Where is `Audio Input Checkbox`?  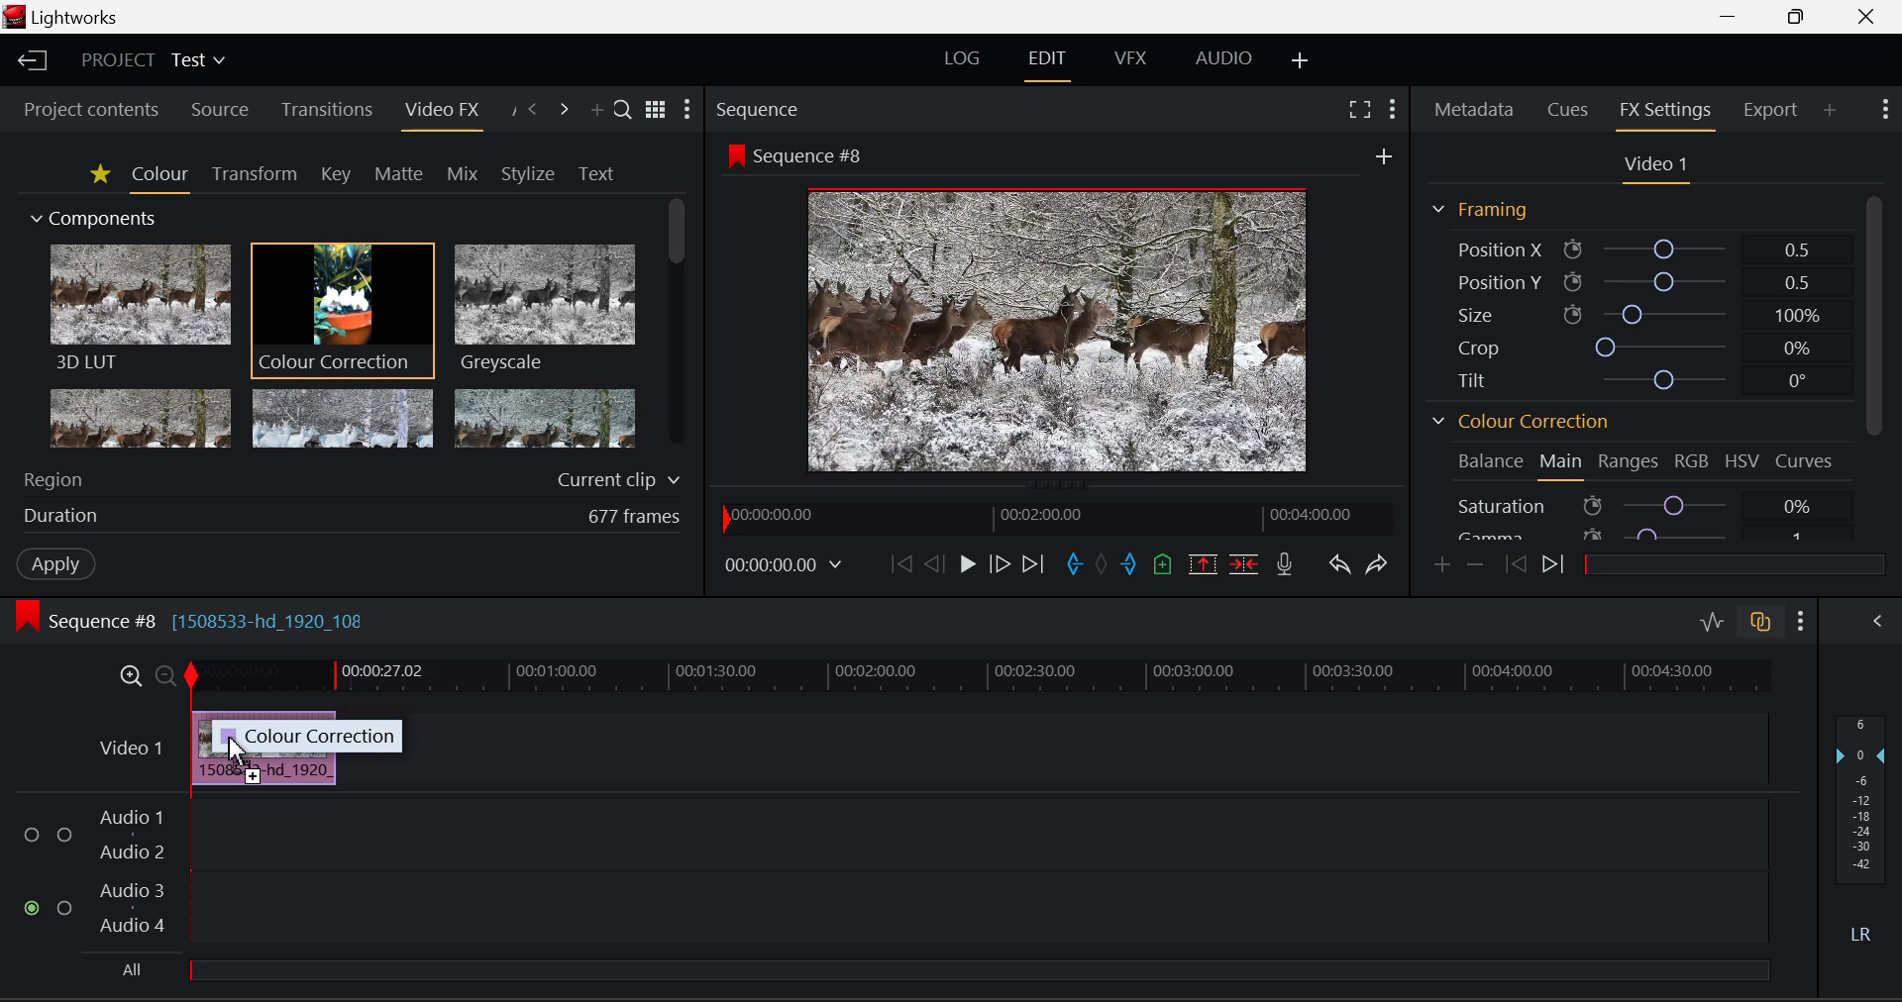 Audio Input Checkbox is located at coordinates (64, 833).